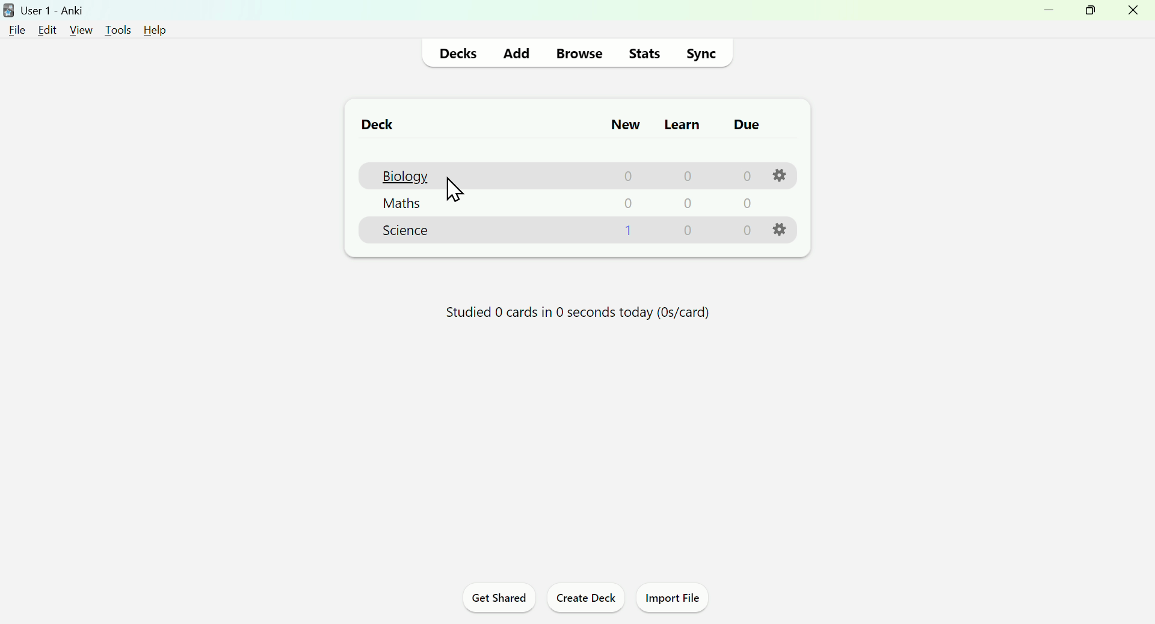 The width and height of the screenshot is (1155, 624). I want to click on view, so click(80, 30).